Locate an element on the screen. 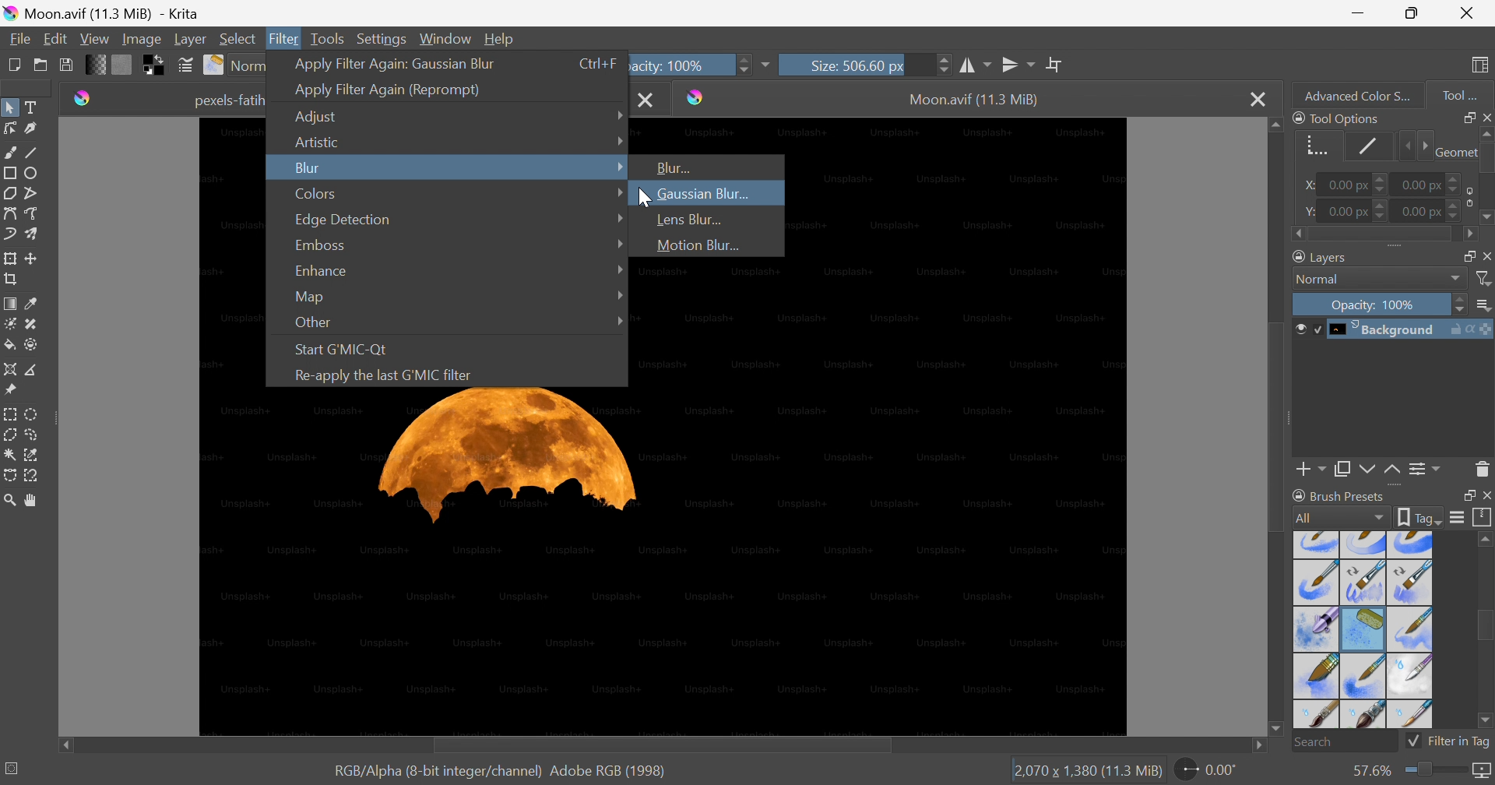 The image size is (1495, 785). RGB/Alpha (8-bit integer/channel) is located at coordinates (434, 772).